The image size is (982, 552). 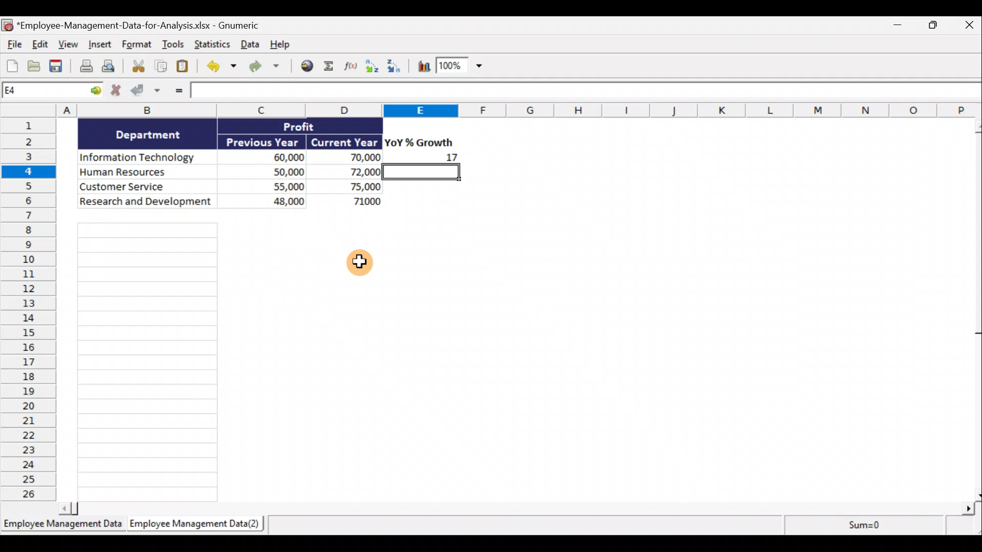 What do you see at coordinates (353, 68) in the screenshot?
I see `Edit a function in the current cell` at bounding box center [353, 68].